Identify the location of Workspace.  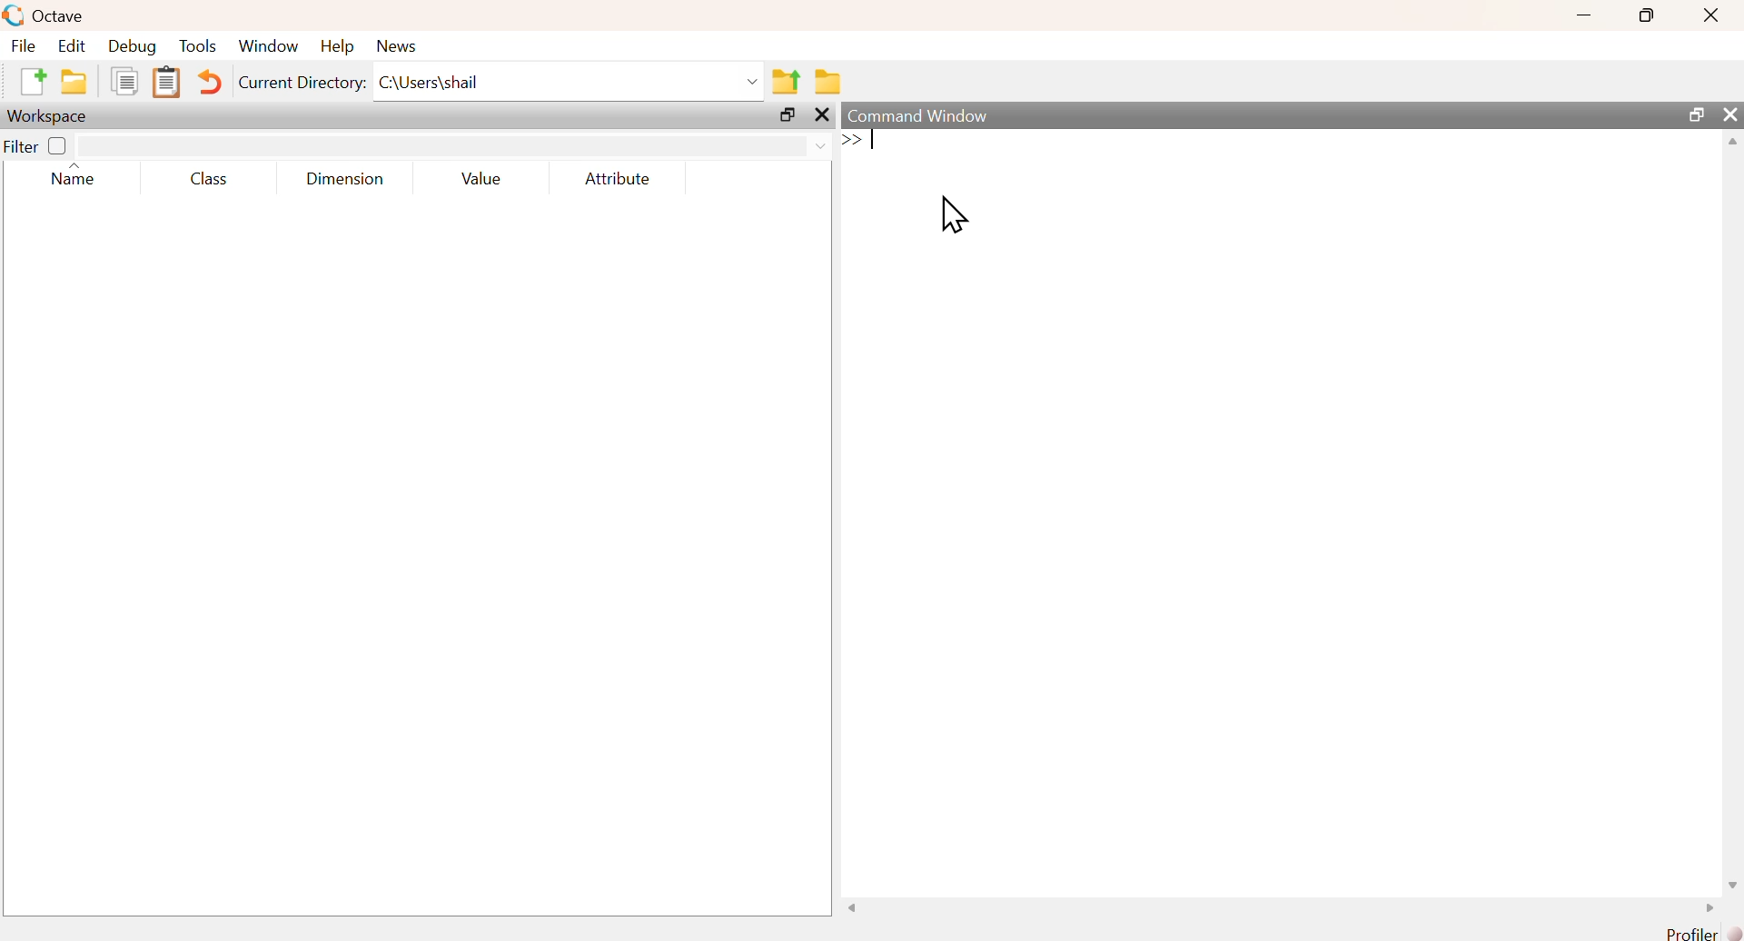
(51, 116).